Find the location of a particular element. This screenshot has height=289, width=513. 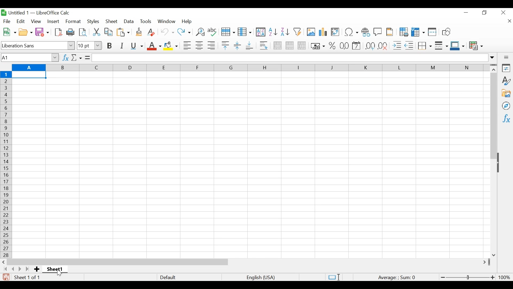

Align Bottom is located at coordinates (249, 46).